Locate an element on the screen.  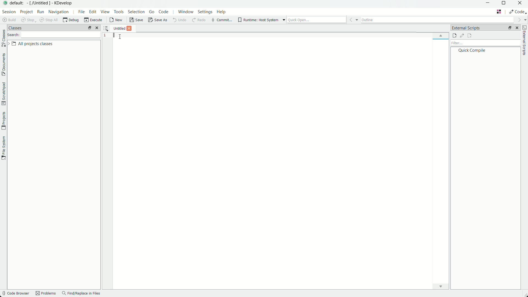
file system is located at coordinates (4, 148).